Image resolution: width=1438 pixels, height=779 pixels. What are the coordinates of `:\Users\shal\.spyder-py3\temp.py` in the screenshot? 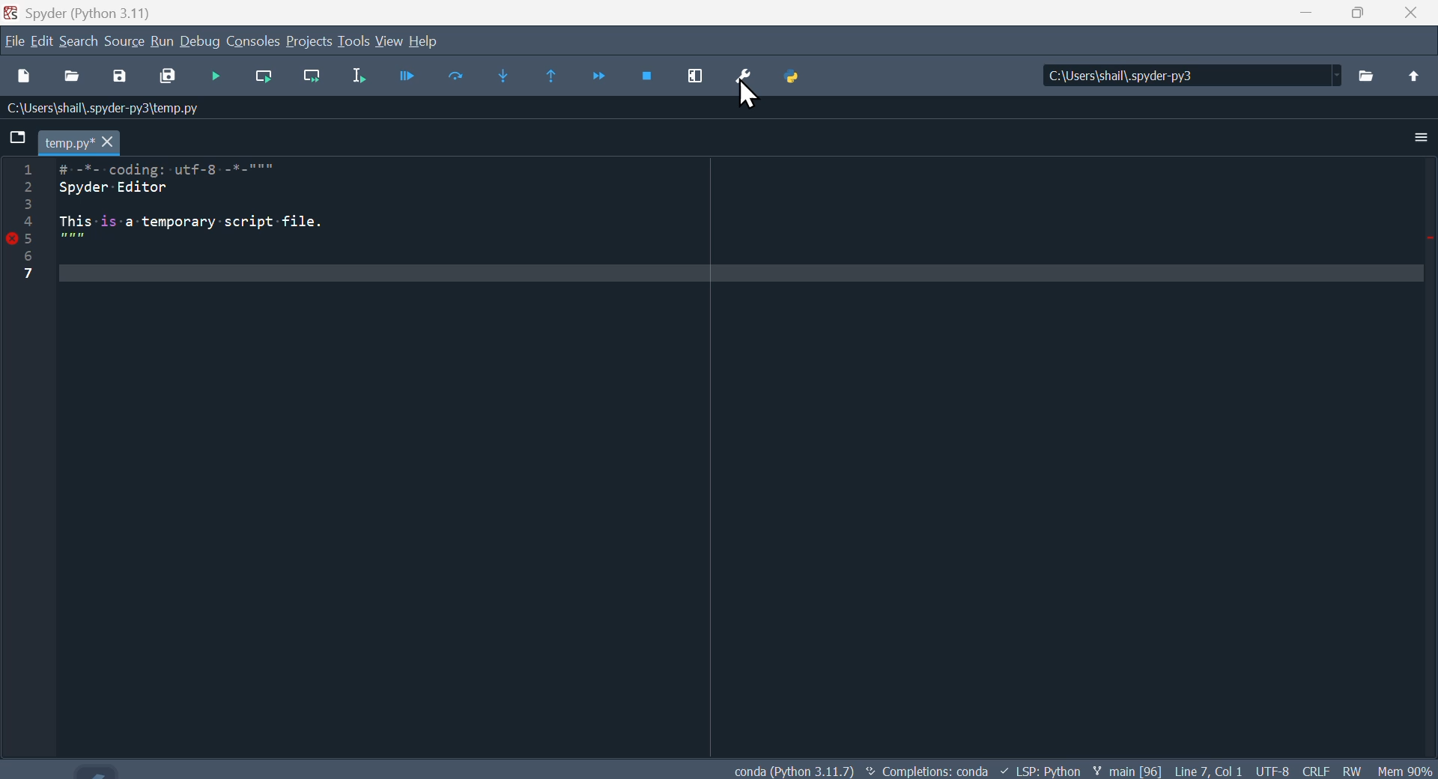 It's located at (109, 108).